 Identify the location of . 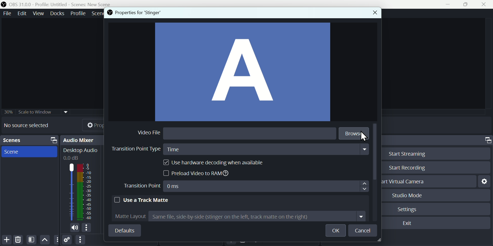
(23, 13).